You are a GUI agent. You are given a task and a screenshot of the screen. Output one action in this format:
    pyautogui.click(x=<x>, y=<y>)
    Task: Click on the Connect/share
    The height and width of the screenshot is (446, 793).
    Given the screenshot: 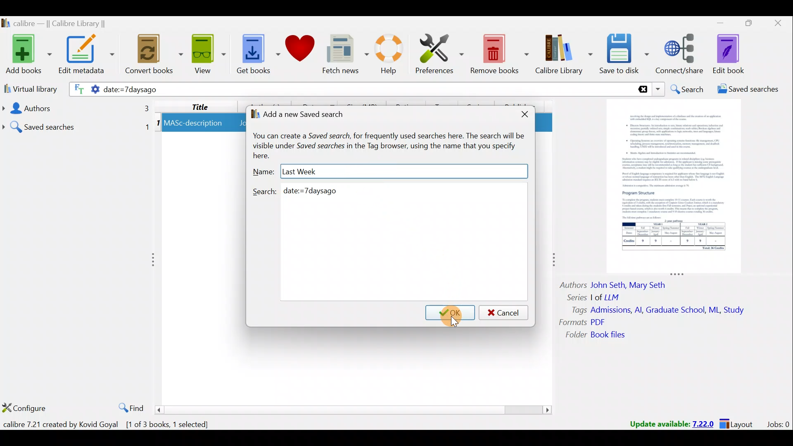 What is the action you would take?
    pyautogui.click(x=681, y=55)
    